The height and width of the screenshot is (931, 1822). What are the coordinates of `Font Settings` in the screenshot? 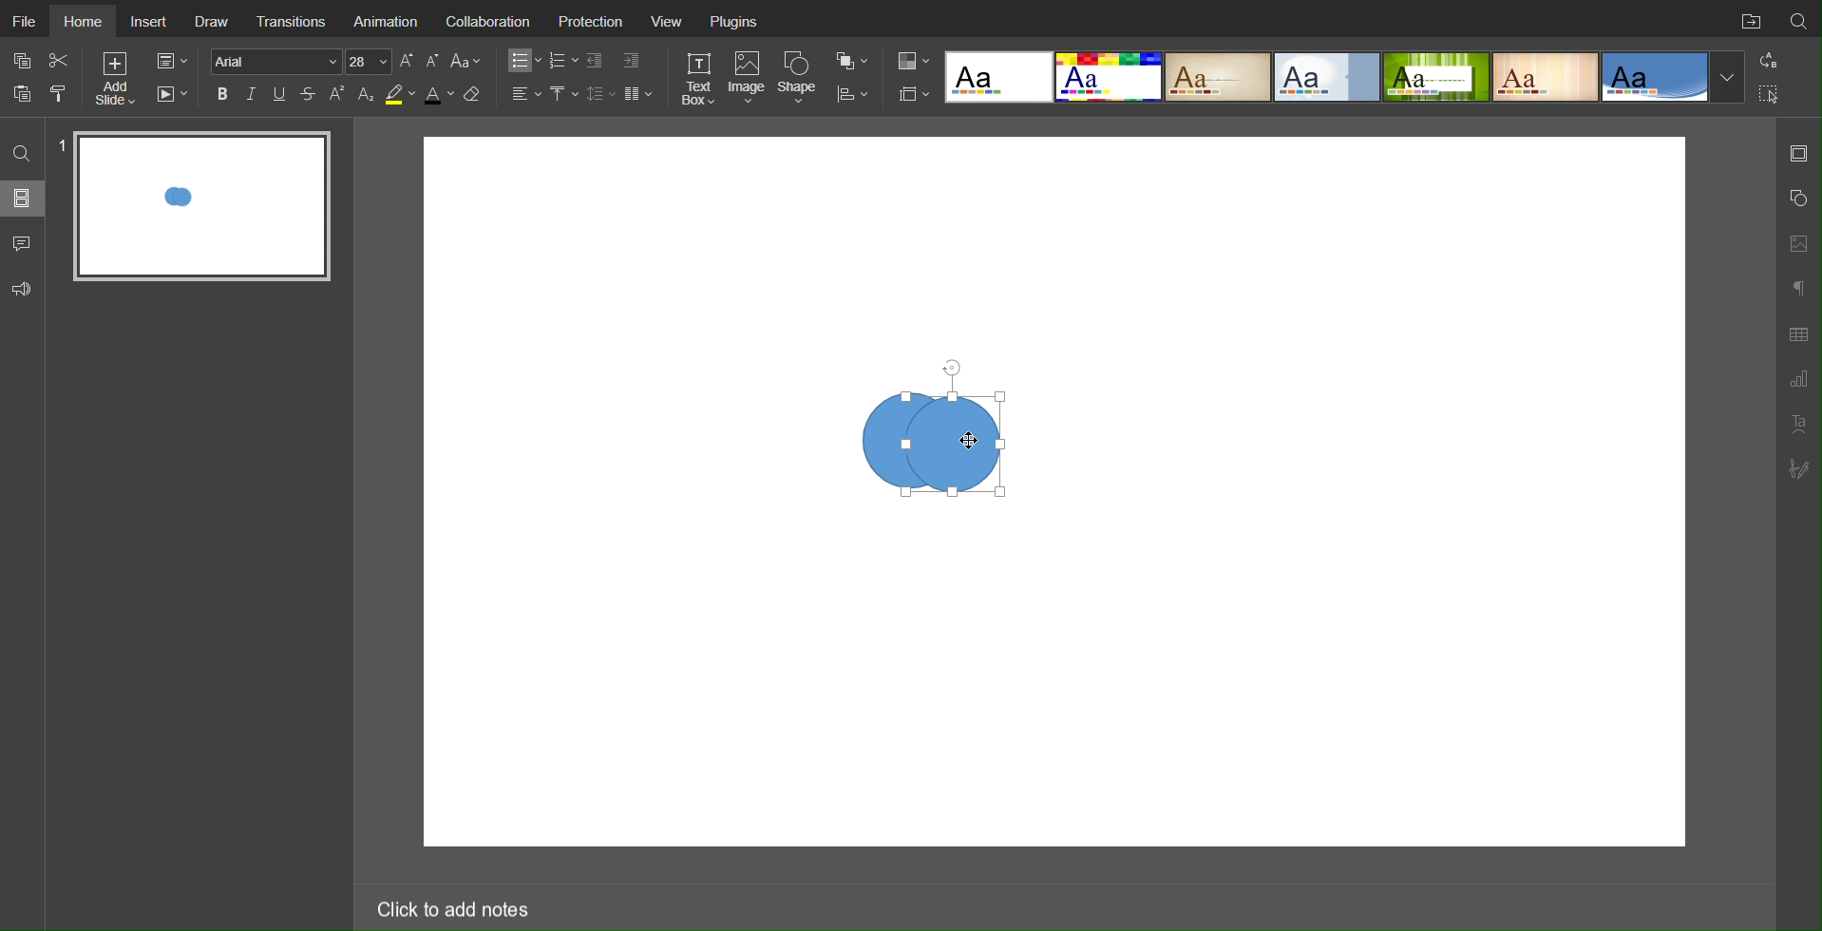 It's located at (298, 61).